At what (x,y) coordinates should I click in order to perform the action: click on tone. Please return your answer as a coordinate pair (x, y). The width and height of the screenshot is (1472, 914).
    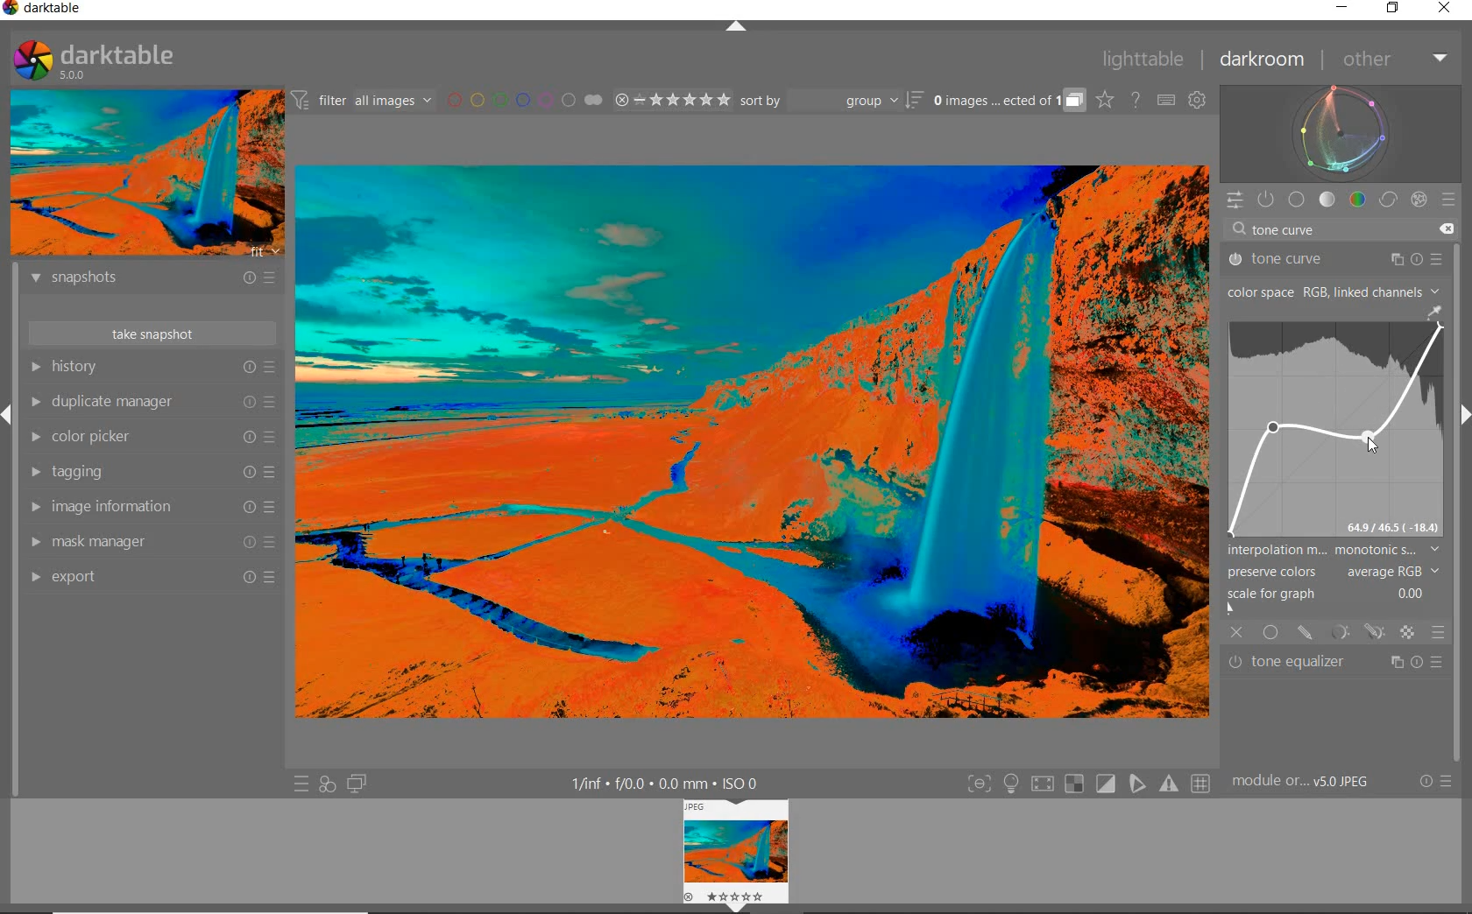
    Looking at the image, I should click on (1327, 200).